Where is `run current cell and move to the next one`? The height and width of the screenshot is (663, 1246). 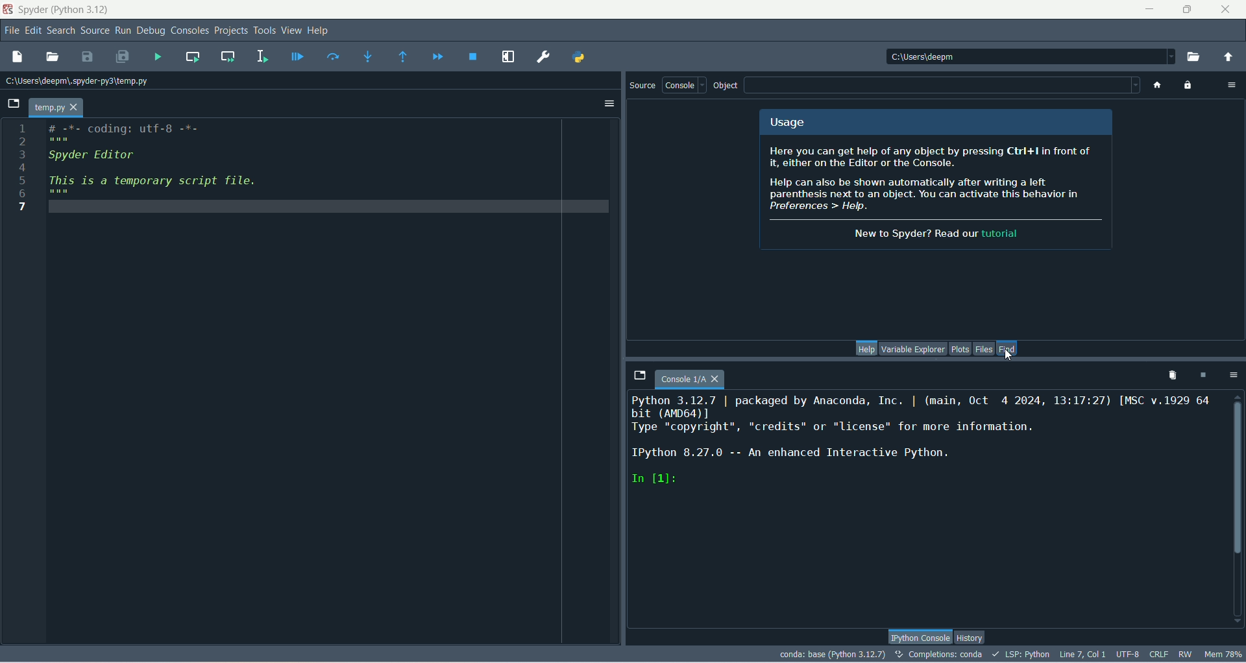
run current cell and move to the next one is located at coordinates (228, 56).